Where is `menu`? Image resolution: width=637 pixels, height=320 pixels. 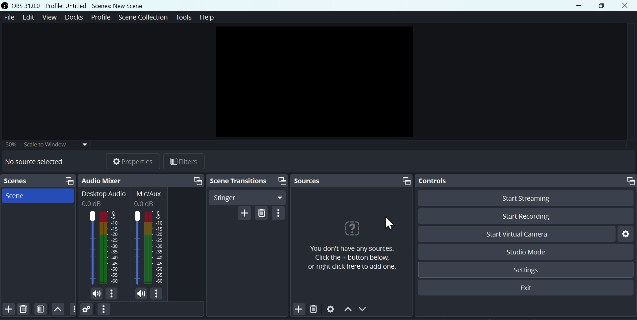 menu is located at coordinates (105, 310).